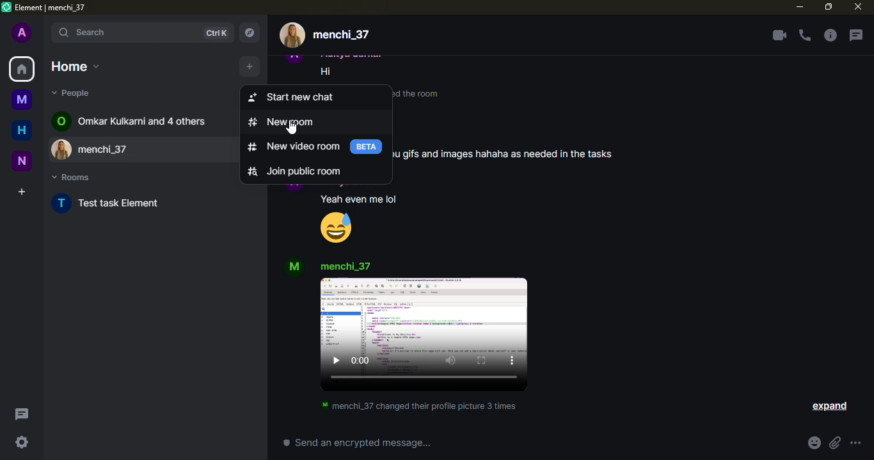 The image size is (874, 460). What do you see at coordinates (120, 203) in the screenshot?
I see `Test task Element` at bounding box center [120, 203].